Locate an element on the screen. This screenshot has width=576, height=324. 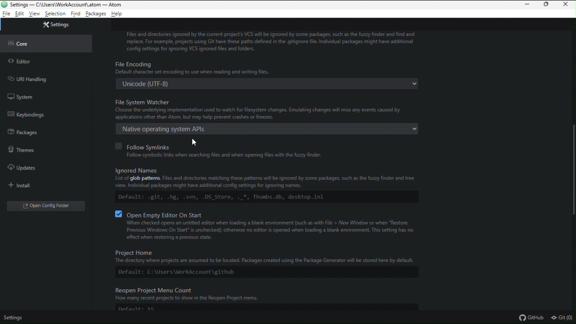
keybinding is located at coordinates (25, 114).